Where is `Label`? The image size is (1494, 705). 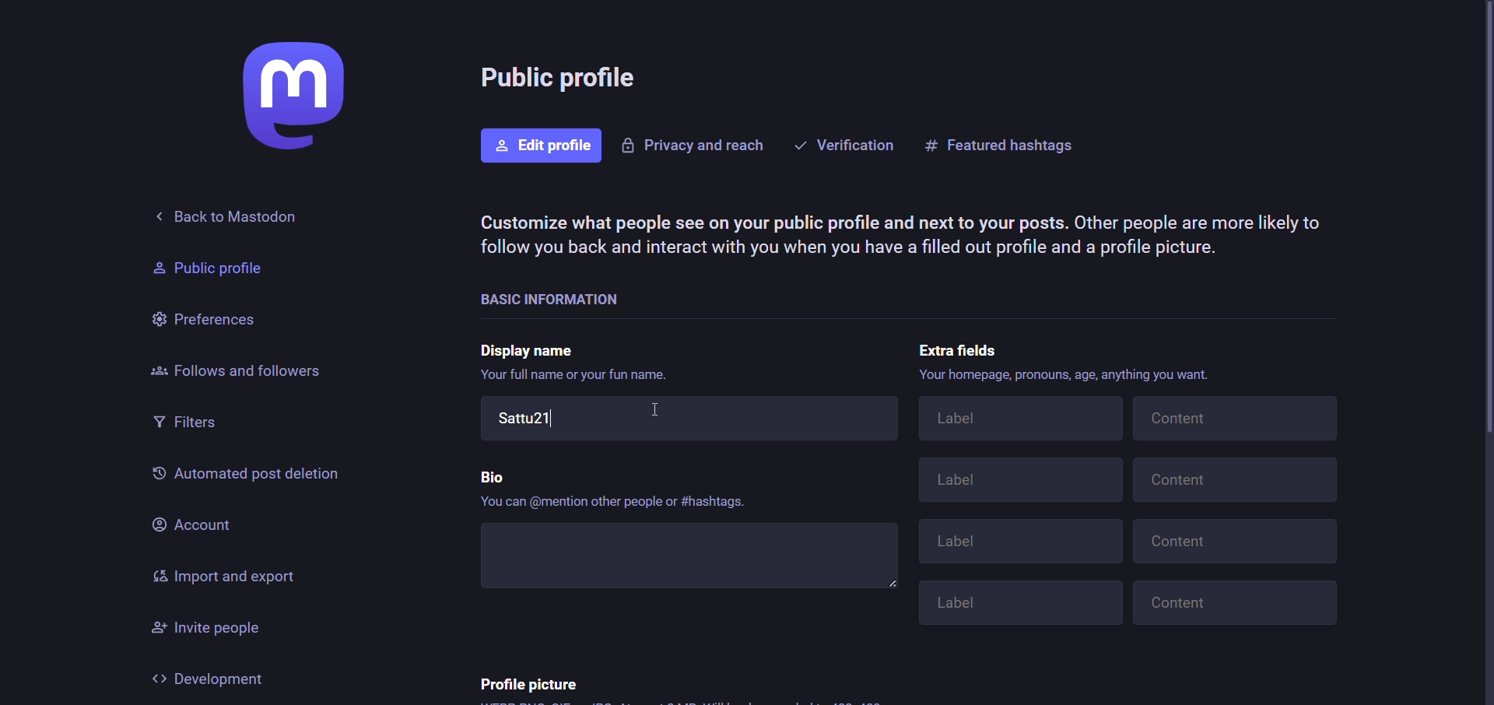
Label is located at coordinates (1021, 482).